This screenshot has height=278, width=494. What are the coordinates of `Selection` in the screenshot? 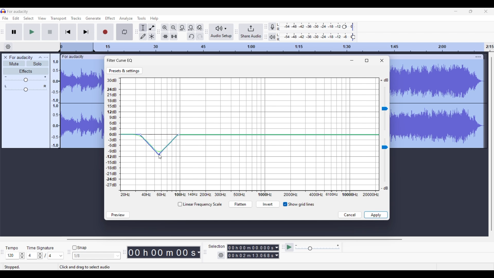 It's located at (217, 247).